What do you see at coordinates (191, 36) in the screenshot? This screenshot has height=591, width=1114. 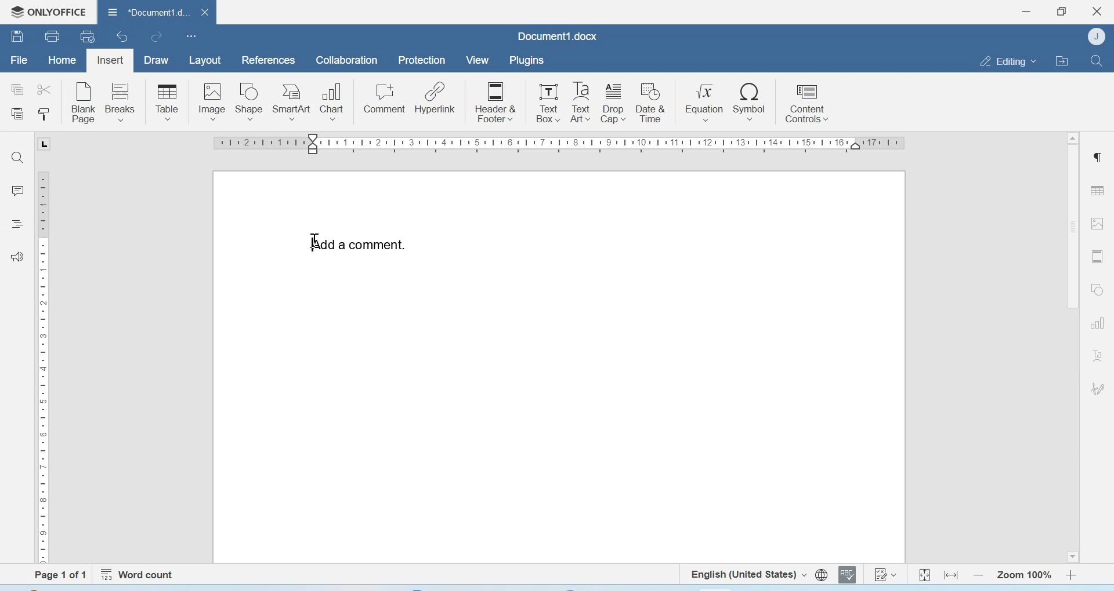 I see `customize quick access toolbar` at bounding box center [191, 36].